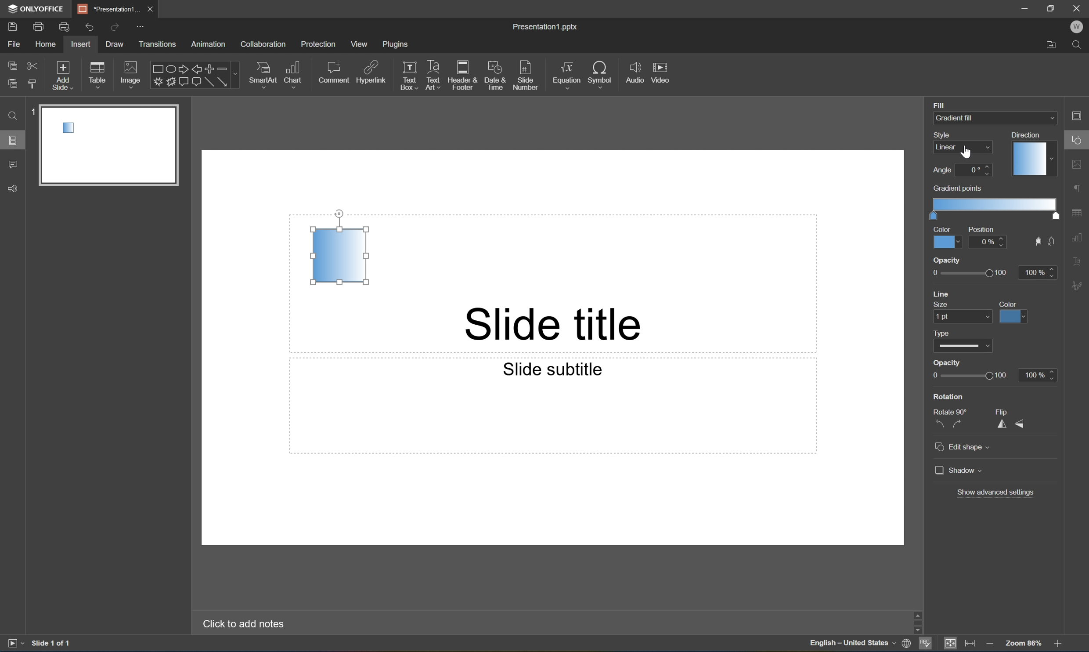 The height and width of the screenshot is (652, 1089). Describe the element at coordinates (169, 70) in the screenshot. I see `Ellipse` at that location.